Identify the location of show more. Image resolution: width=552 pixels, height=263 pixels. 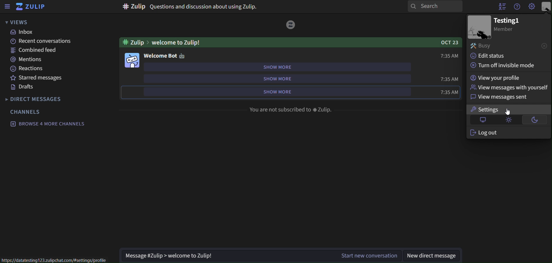
(279, 78).